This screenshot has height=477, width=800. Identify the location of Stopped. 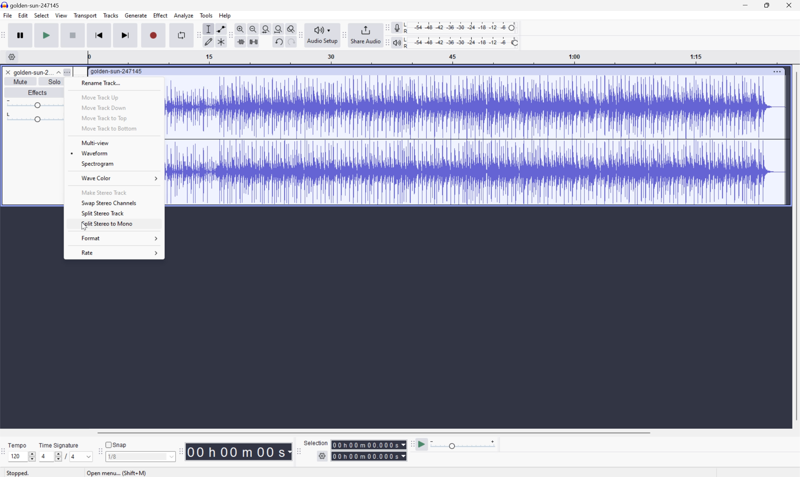
(17, 473).